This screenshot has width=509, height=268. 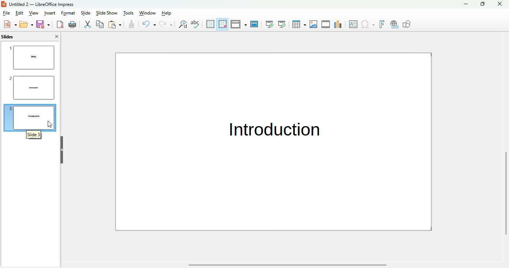 I want to click on vertical scroll bar, so click(x=505, y=193).